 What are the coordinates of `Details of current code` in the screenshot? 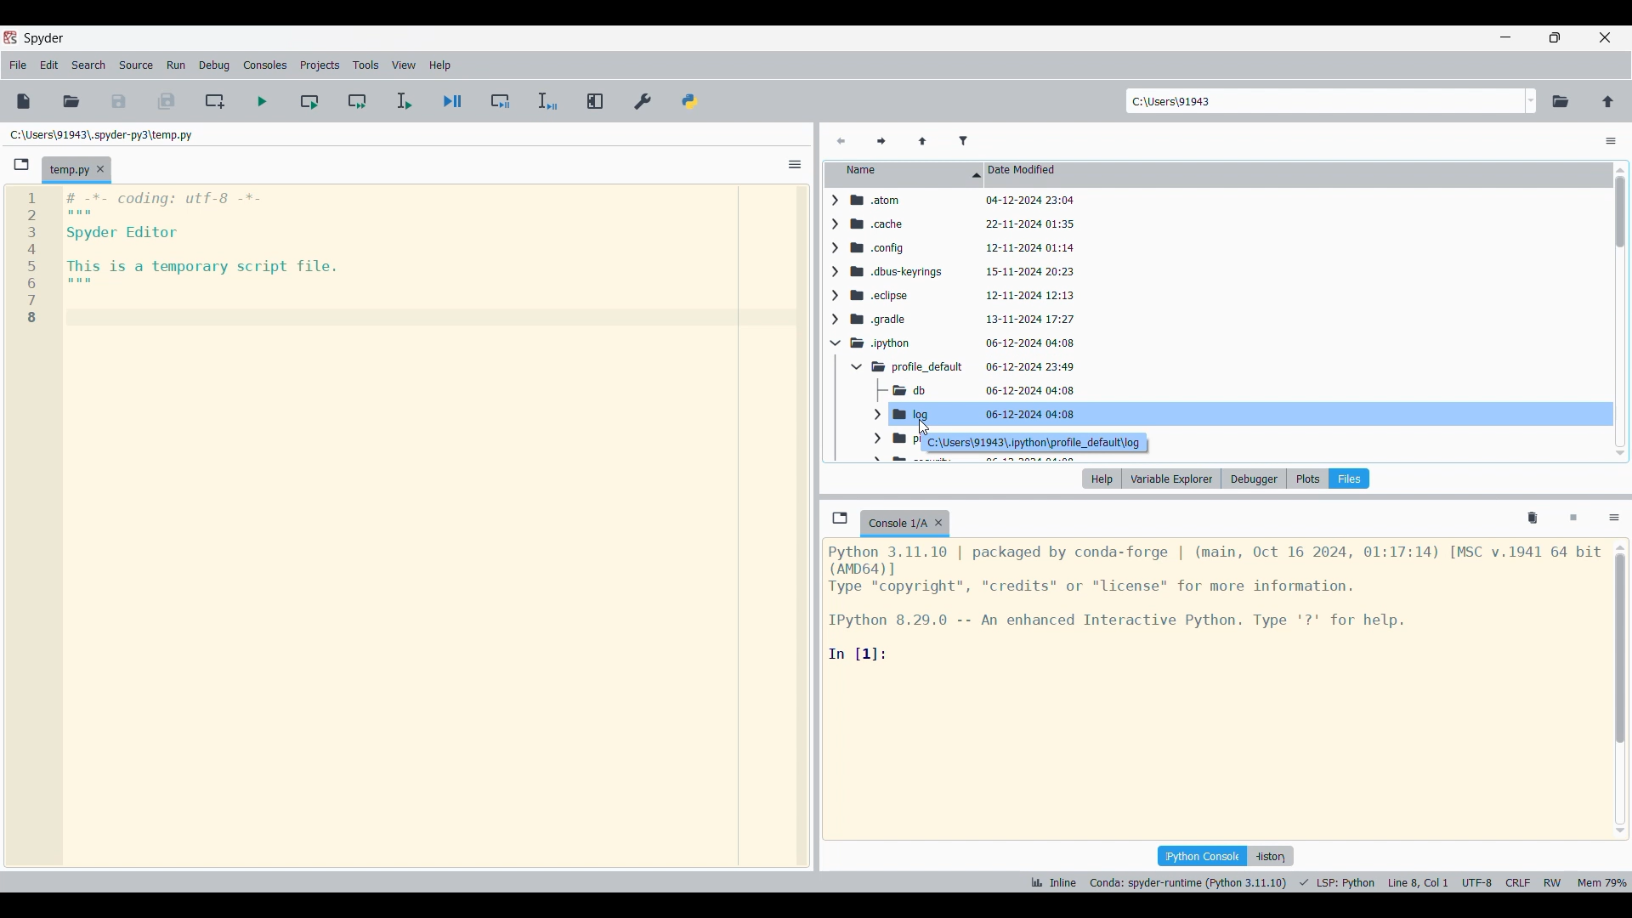 It's located at (1329, 882).